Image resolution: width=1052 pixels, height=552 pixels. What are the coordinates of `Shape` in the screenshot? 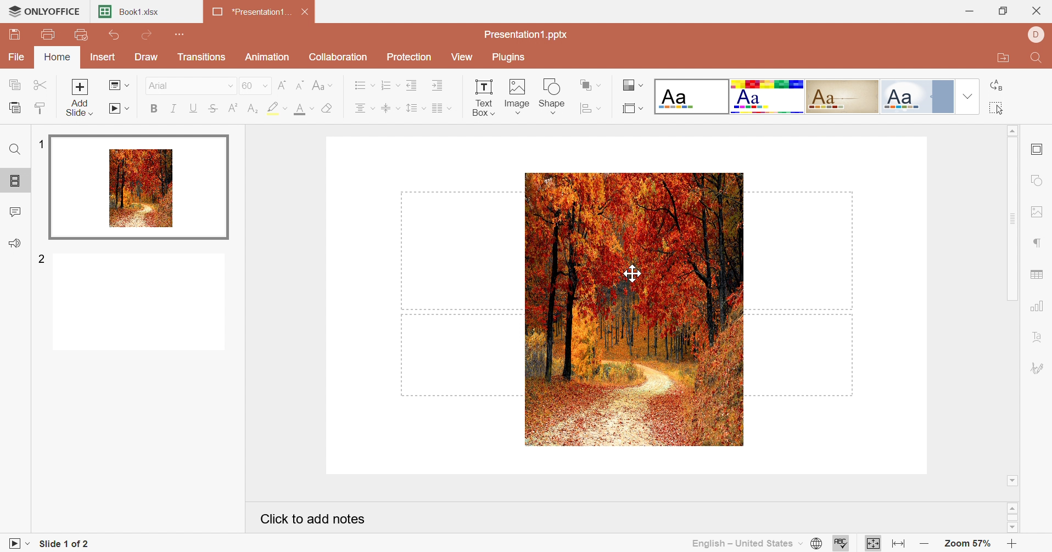 It's located at (554, 95).